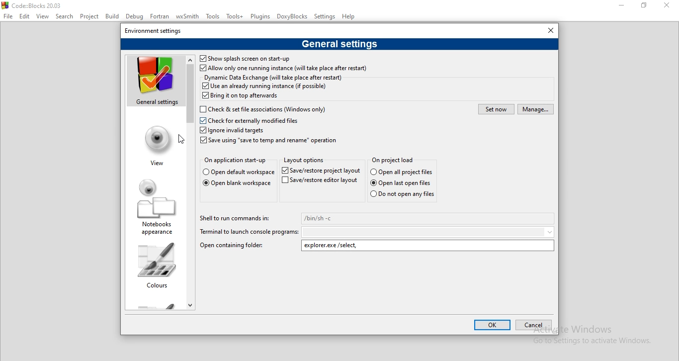 Image resolution: width=679 pixels, height=361 pixels. Describe the element at coordinates (339, 44) in the screenshot. I see `general settings` at that location.